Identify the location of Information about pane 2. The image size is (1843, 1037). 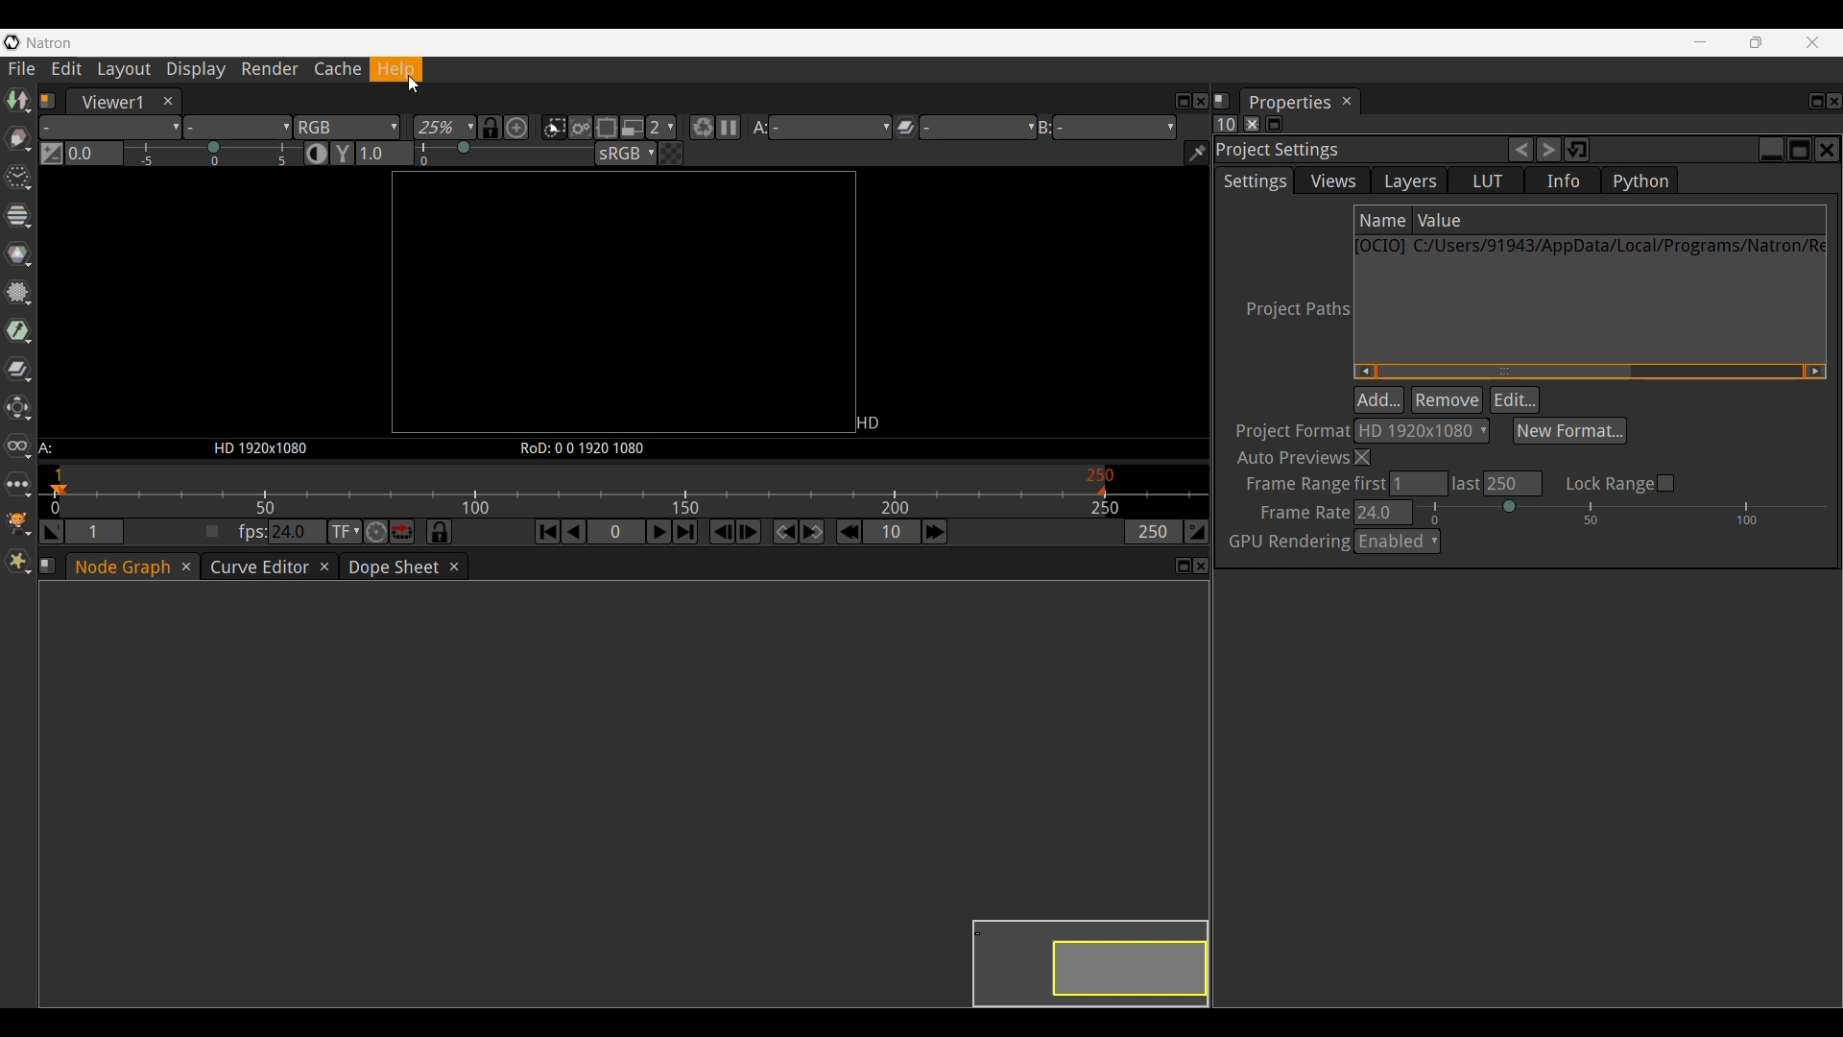
(1222, 101).